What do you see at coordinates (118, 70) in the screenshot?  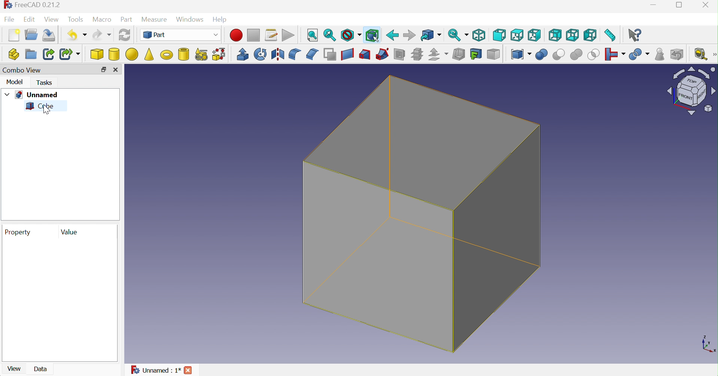 I see `Close` at bounding box center [118, 70].